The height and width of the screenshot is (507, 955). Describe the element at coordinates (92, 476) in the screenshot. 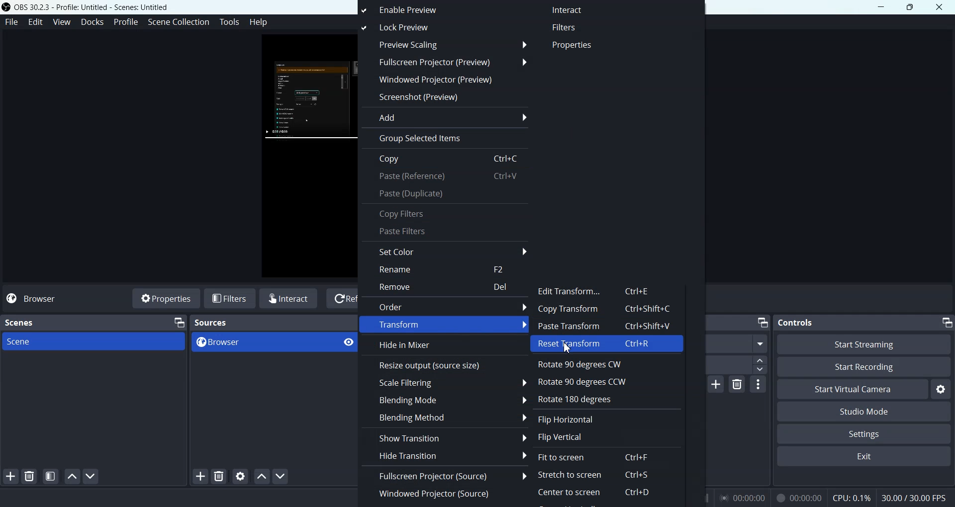

I see `Move Scene Down` at that location.